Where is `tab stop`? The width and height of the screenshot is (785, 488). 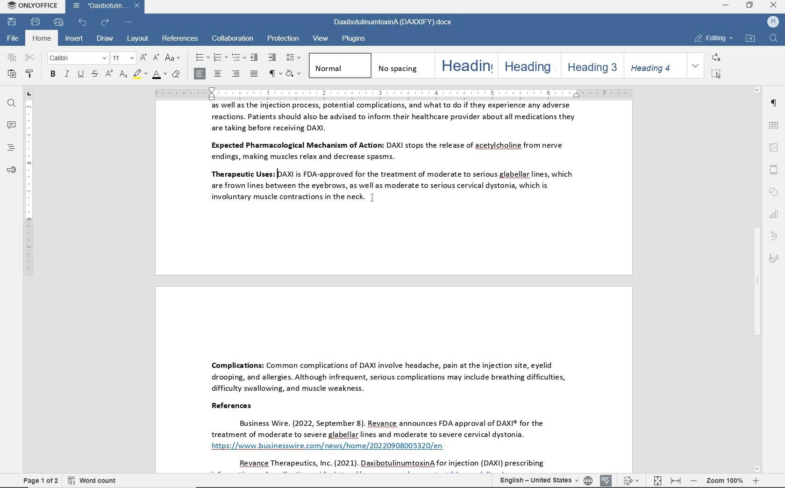
tab stop is located at coordinates (29, 93).